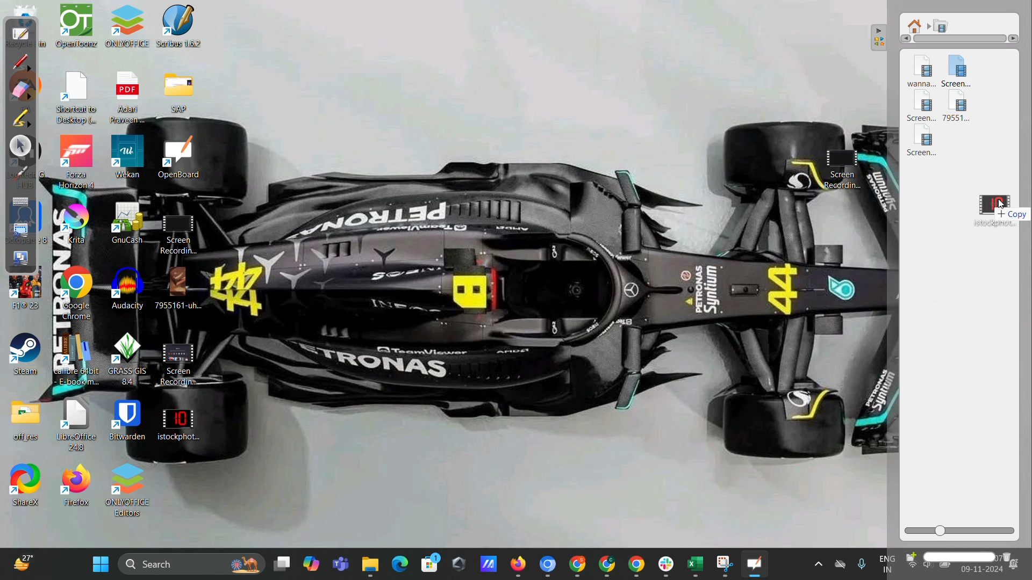 This screenshot has height=580, width=1032. I want to click on shortcuts on desktop 15, so click(25, 293).